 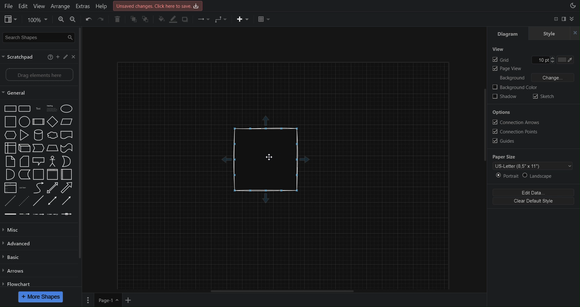 What do you see at coordinates (18, 283) in the screenshot?
I see `Flowchart` at bounding box center [18, 283].